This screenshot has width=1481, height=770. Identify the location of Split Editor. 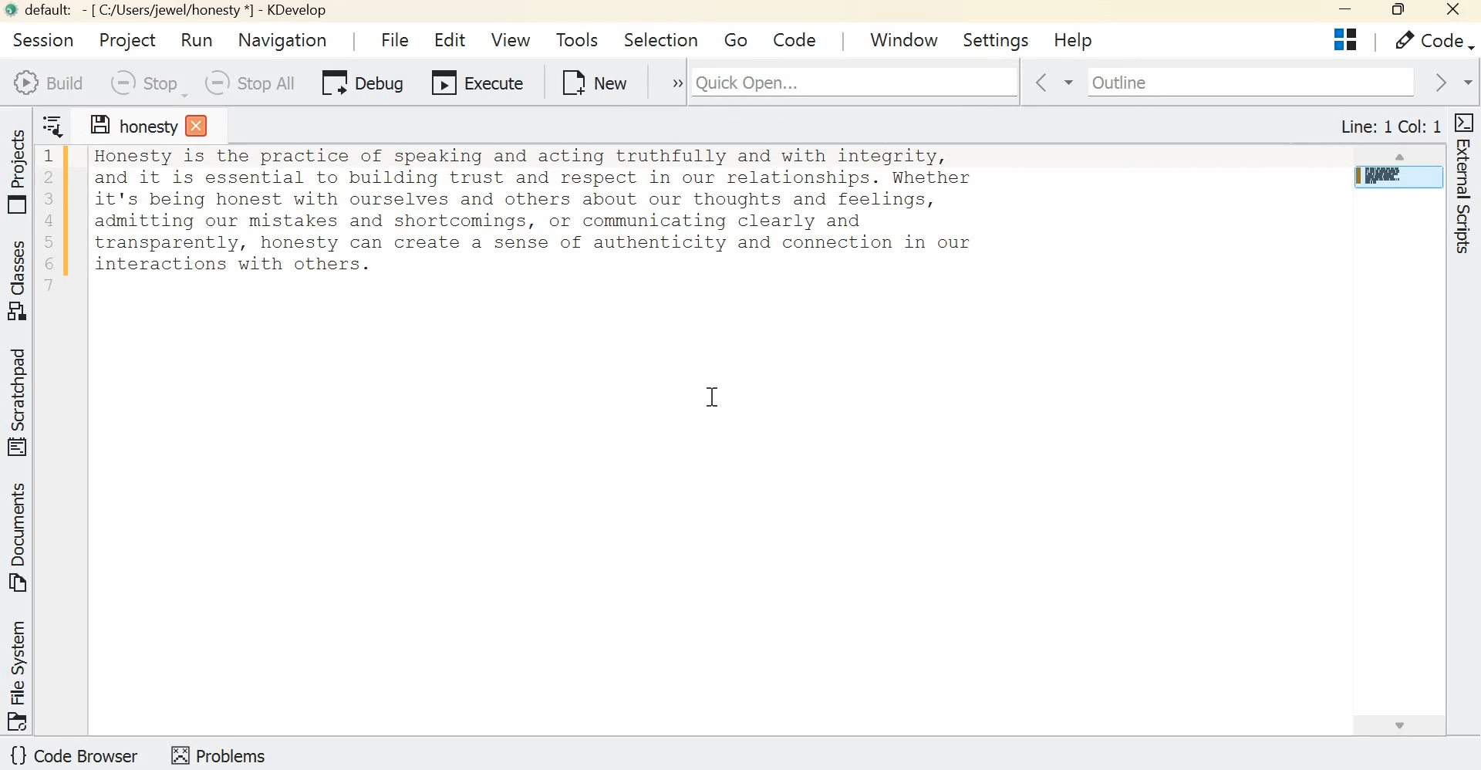
(1344, 39).